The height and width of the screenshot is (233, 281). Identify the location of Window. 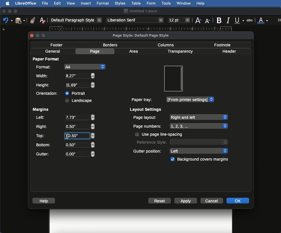
(184, 3).